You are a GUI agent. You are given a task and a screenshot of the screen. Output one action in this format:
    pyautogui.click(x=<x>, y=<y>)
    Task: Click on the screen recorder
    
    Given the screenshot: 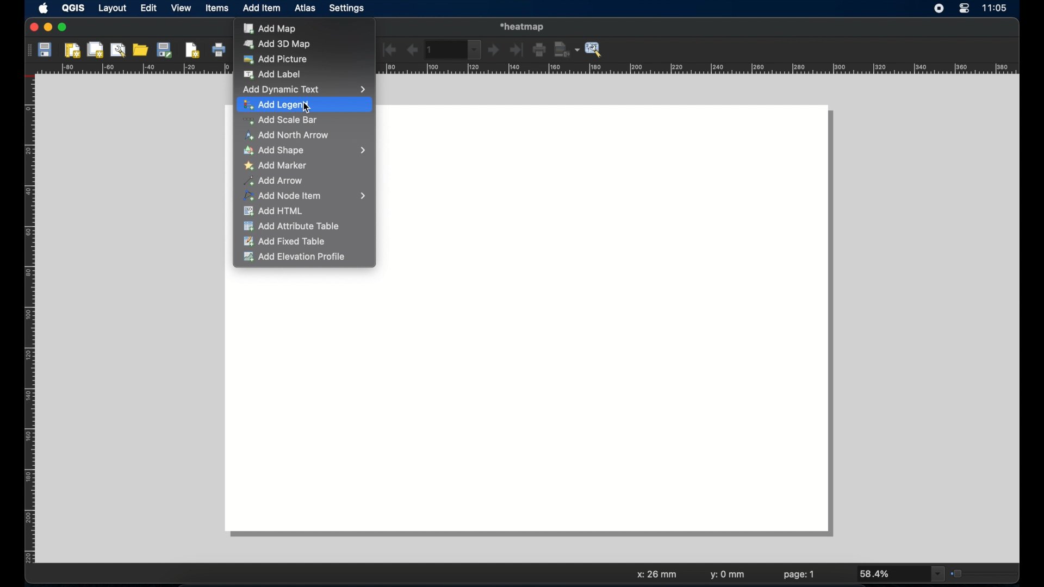 What is the action you would take?
    pyautogui.click(x=940, y=9)
    